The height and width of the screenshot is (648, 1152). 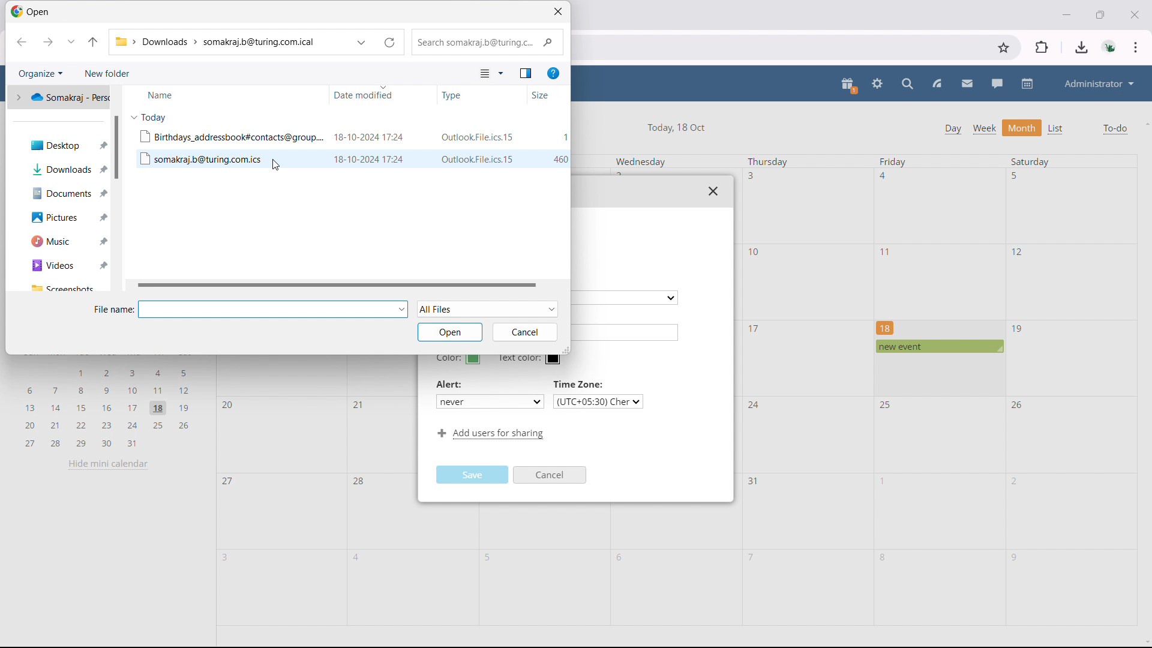 What do you see at coordinates (553, 74) in the screenshot?
I see `get help` at bounding box center [553, 74].